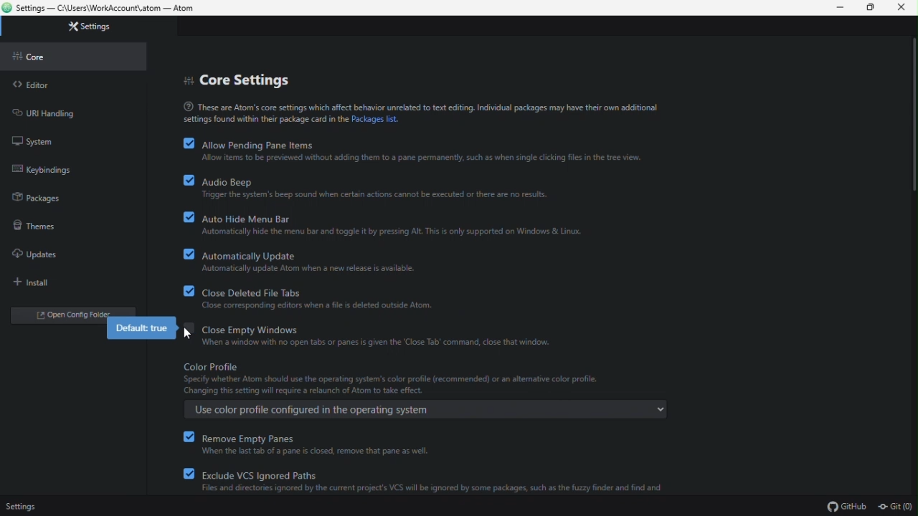  I want to click on checkbox, so click(188, 457).